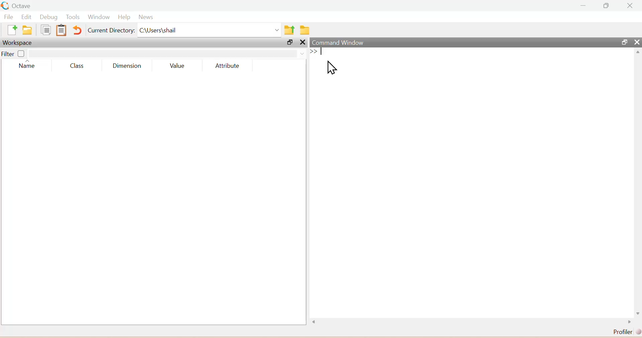 Image resolution: width=642 pixels, height=338 pixels. Describe the element at coordinates (78, 66) in the screenshot. I see `Class` at that location.